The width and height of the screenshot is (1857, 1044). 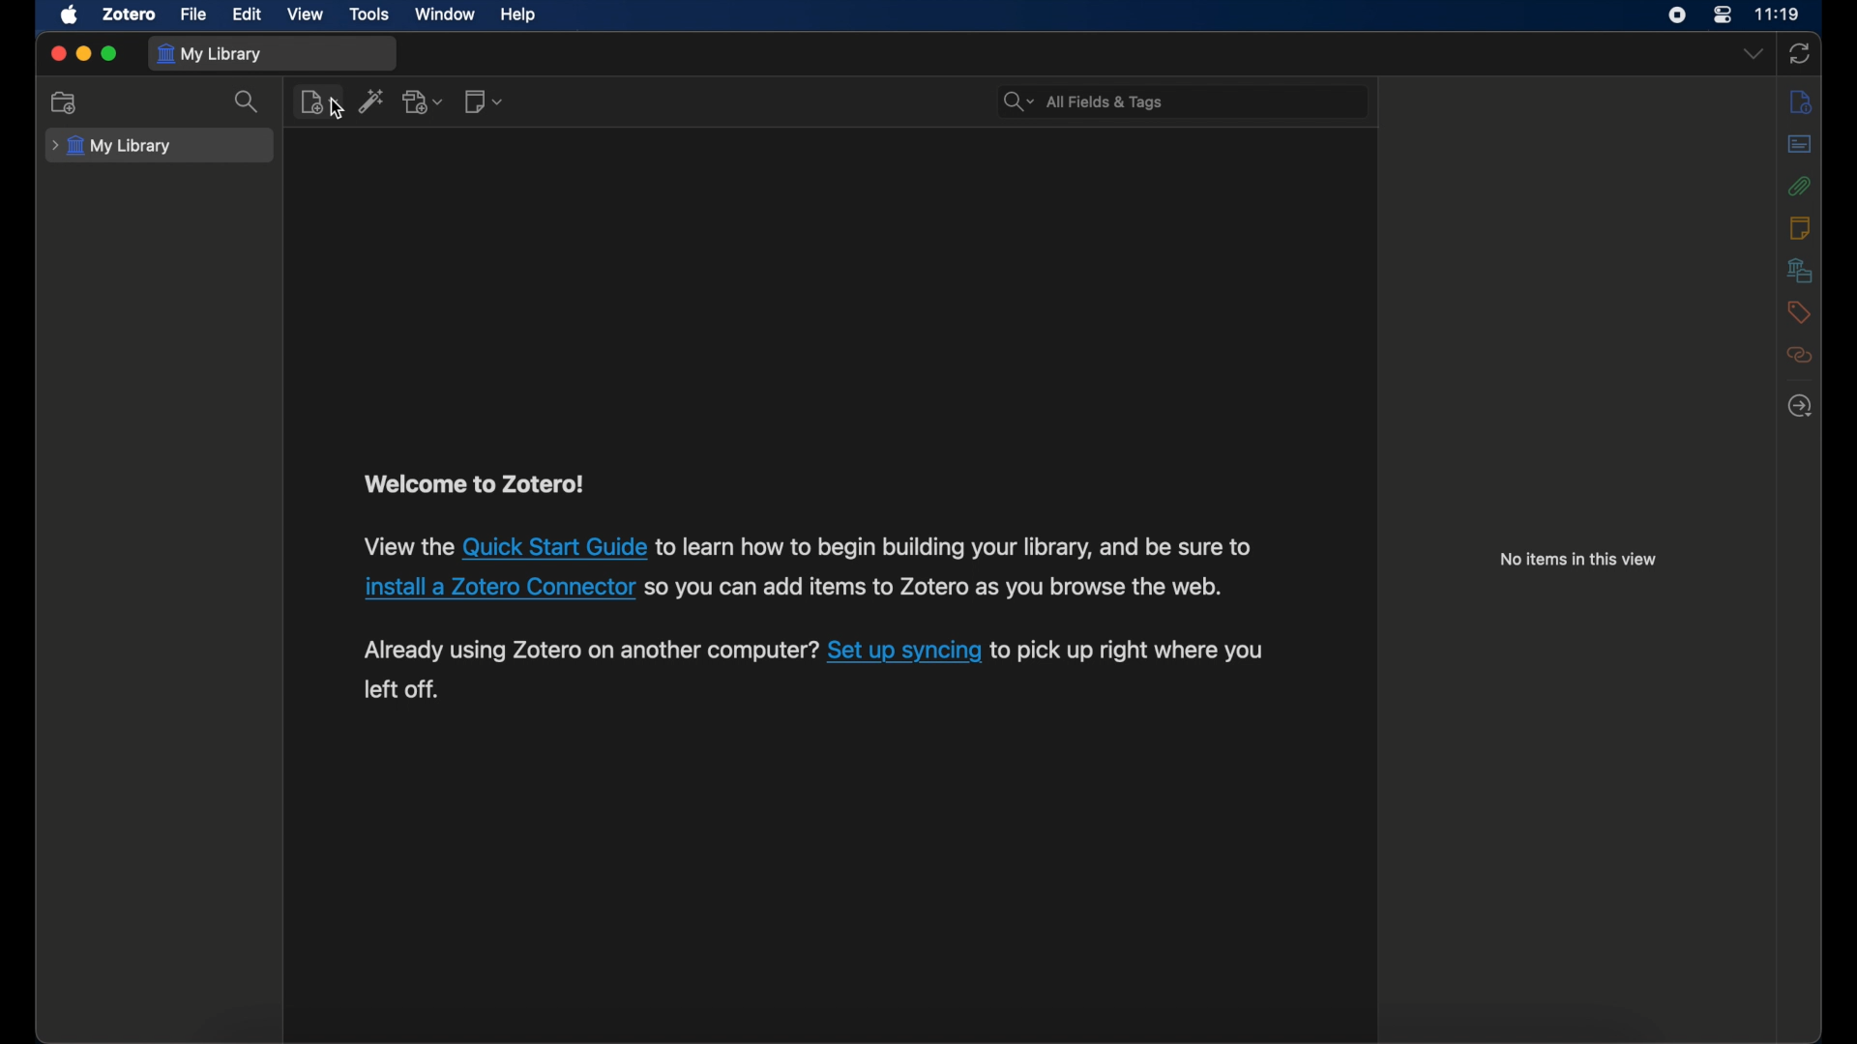 I want to click on time, so click(x=1776, y=14).